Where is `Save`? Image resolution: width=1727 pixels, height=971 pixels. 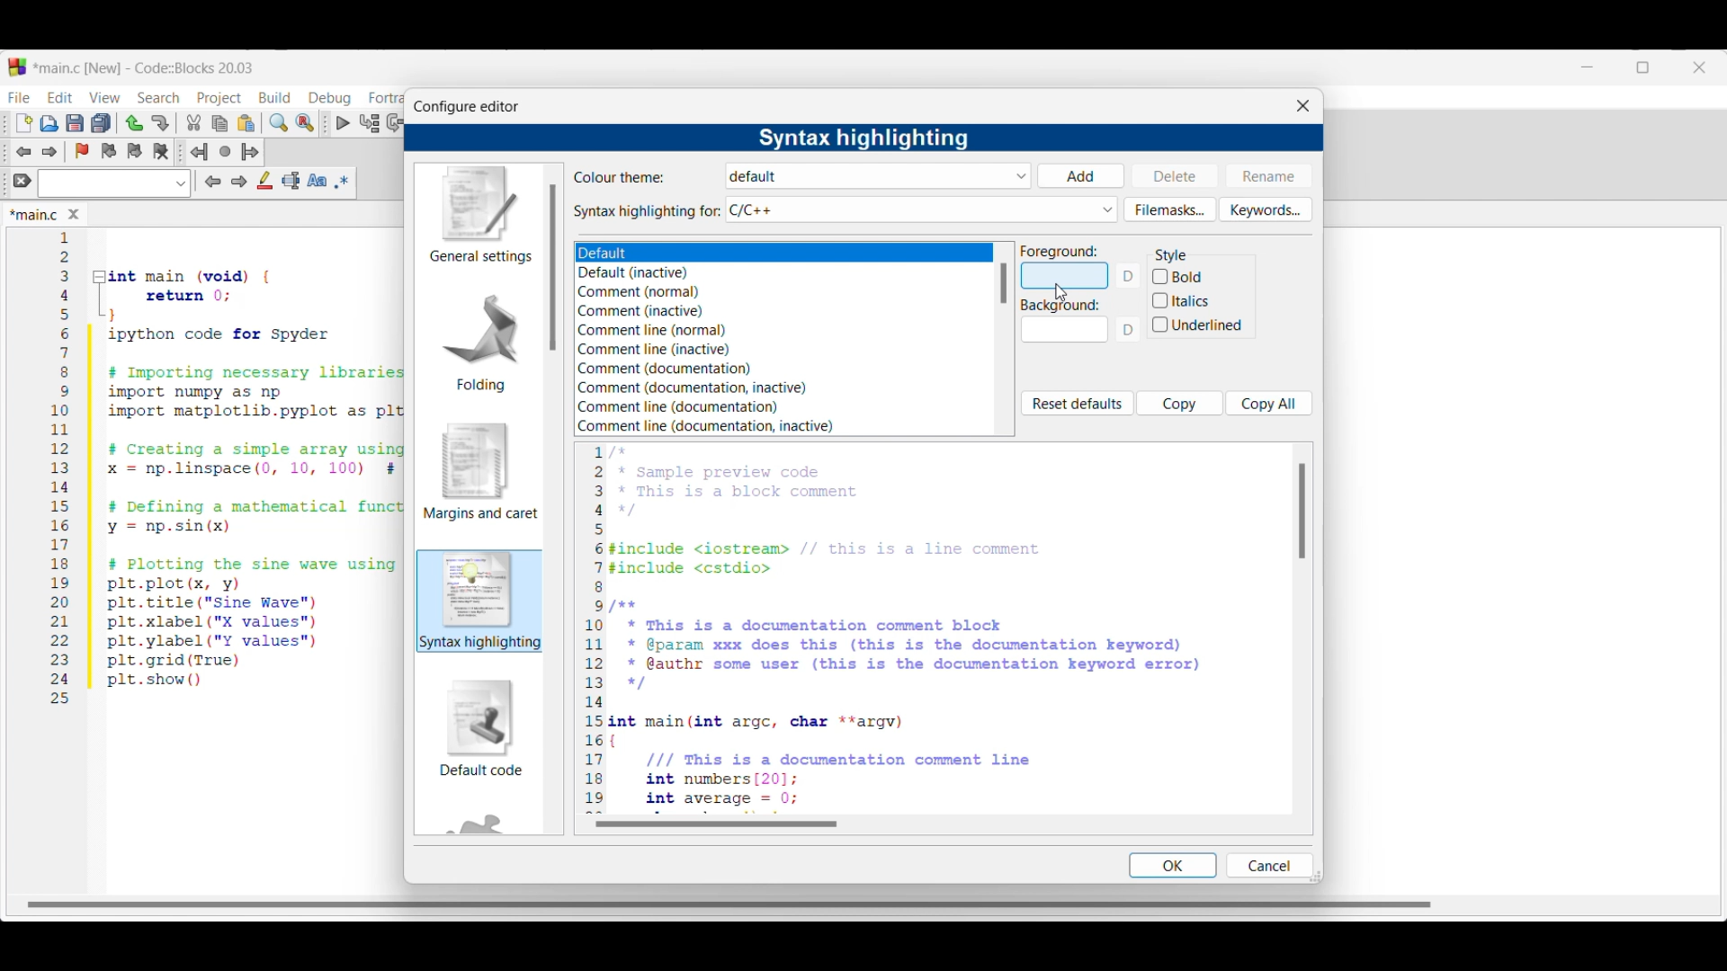 Save is located at coordinates (75, 123).